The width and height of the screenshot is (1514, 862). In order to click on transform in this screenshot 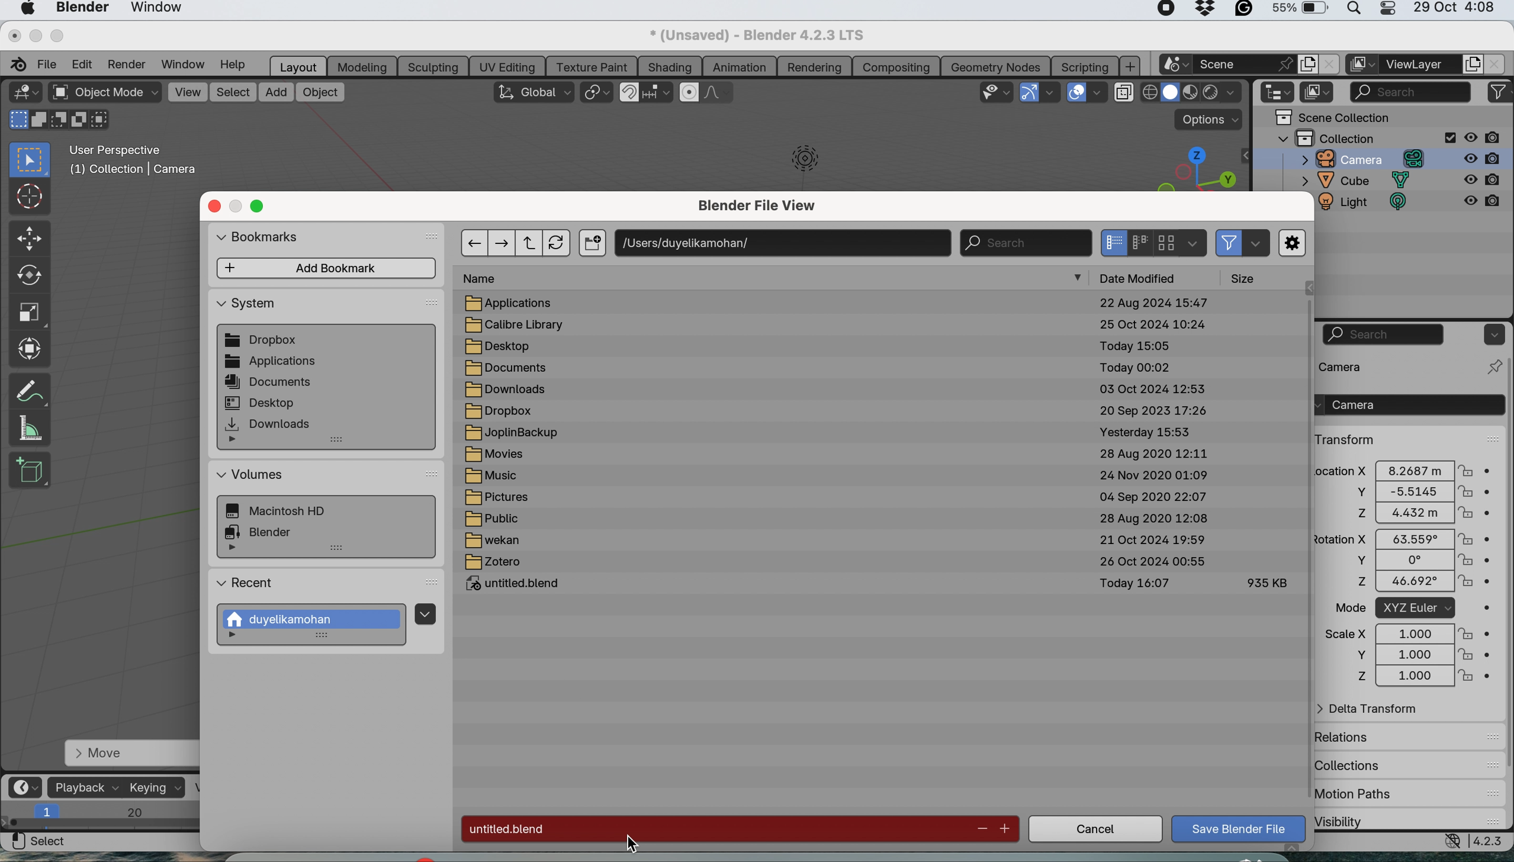, I will do `click(29, 348)`.